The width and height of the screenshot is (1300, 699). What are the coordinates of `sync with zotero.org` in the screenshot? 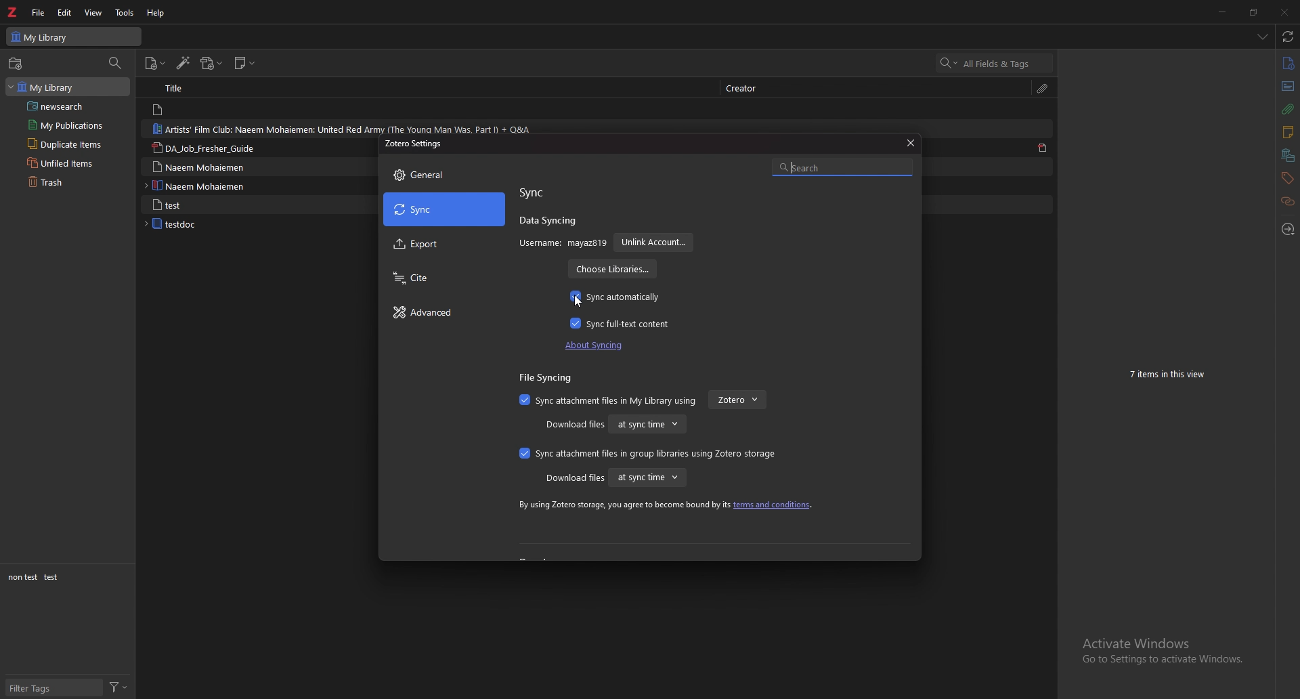 It's located at (1286, 37).